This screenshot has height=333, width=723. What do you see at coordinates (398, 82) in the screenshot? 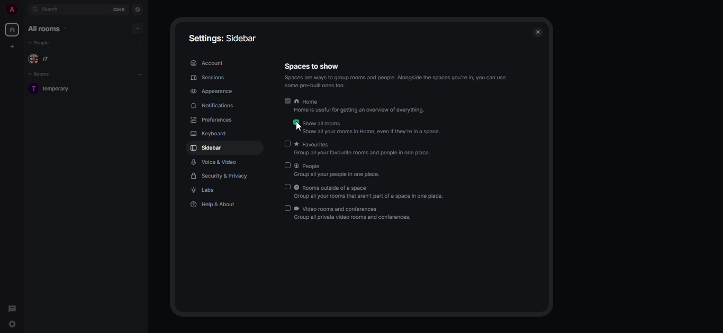
I see `info` at bounding box center [398, 82].